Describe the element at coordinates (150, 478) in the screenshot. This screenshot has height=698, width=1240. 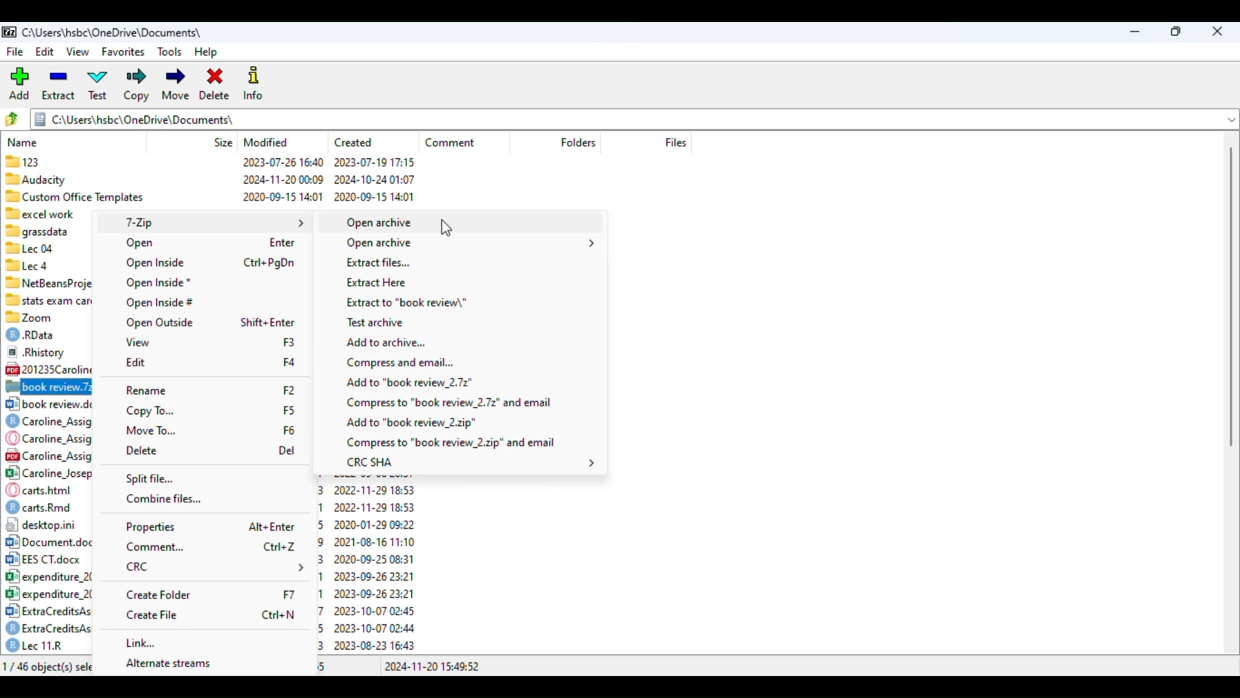
I see `split file` at that location.